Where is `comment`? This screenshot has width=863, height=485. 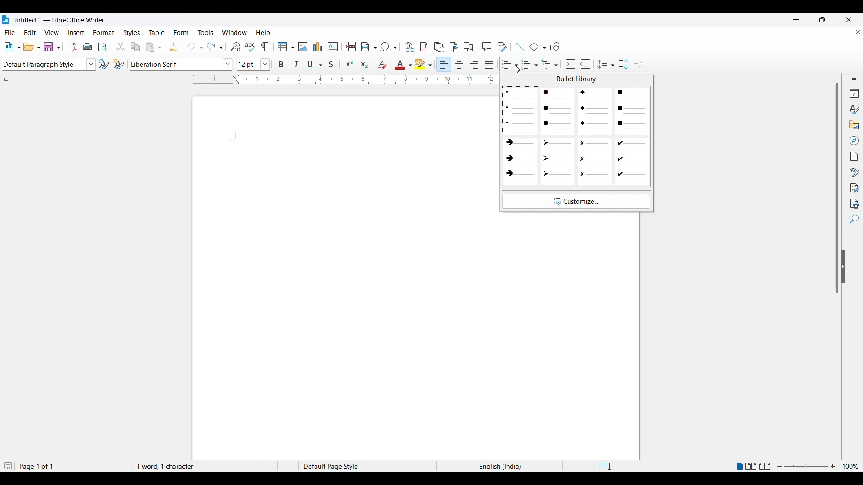
comment is located at coordinates (487, 46).